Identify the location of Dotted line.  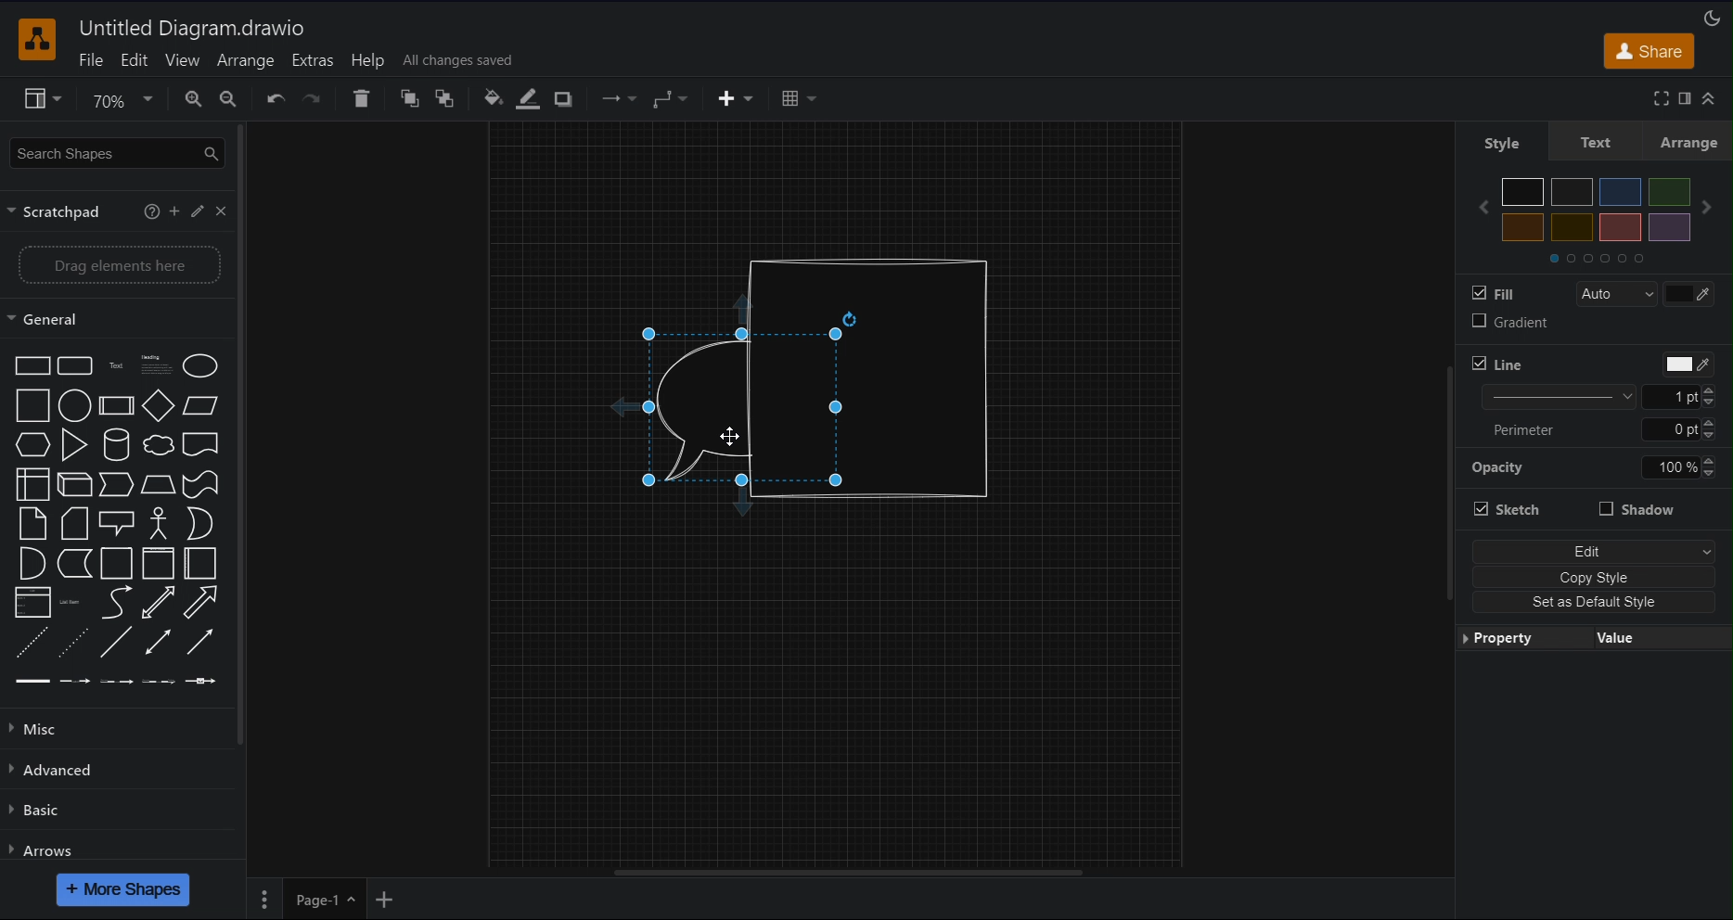
(73, 643).